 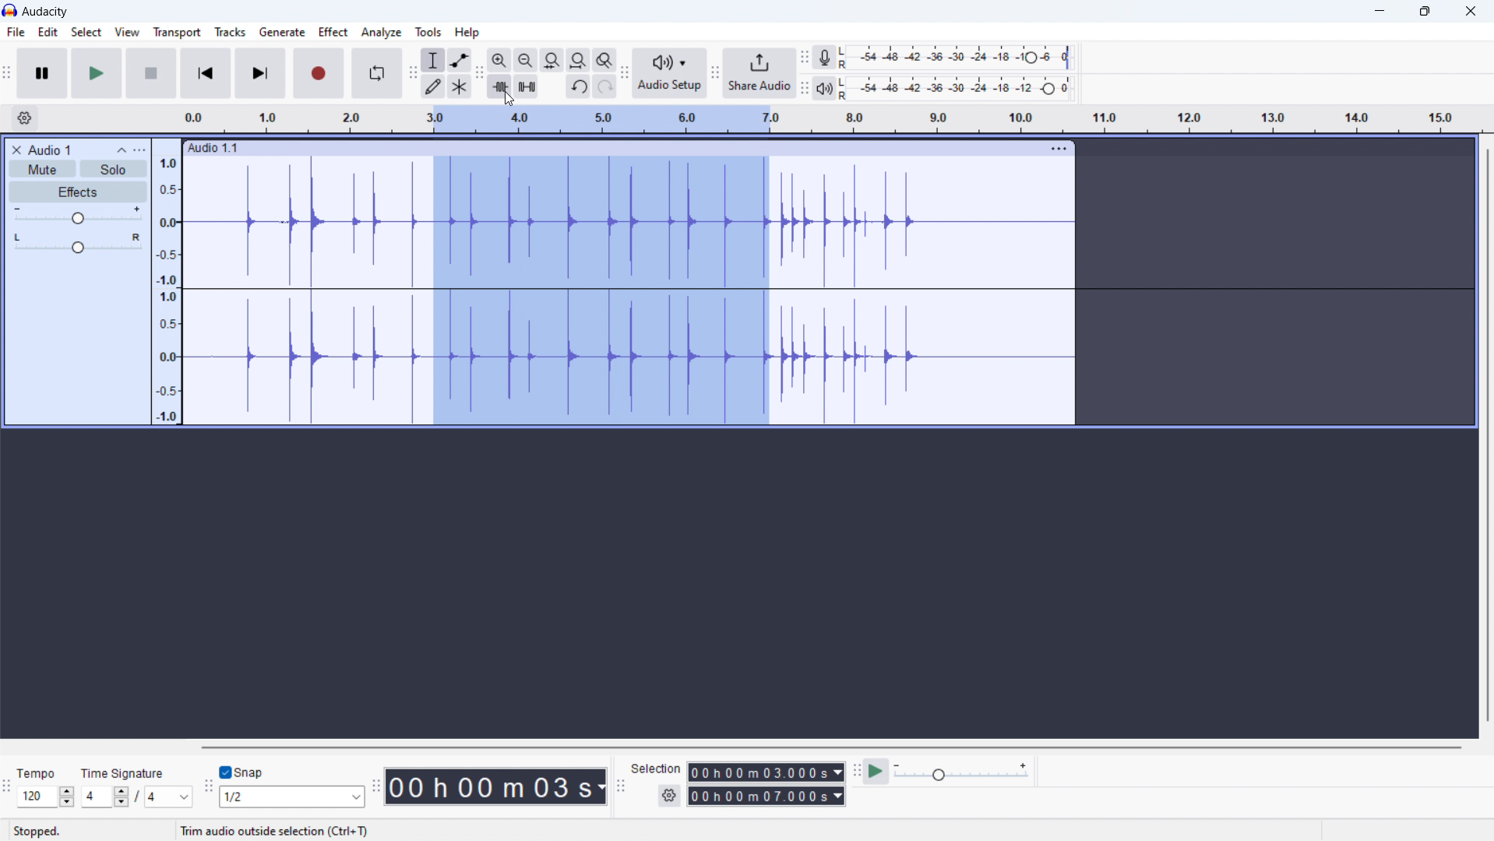 I want to click on audio setup, so click(x=671, y=72).